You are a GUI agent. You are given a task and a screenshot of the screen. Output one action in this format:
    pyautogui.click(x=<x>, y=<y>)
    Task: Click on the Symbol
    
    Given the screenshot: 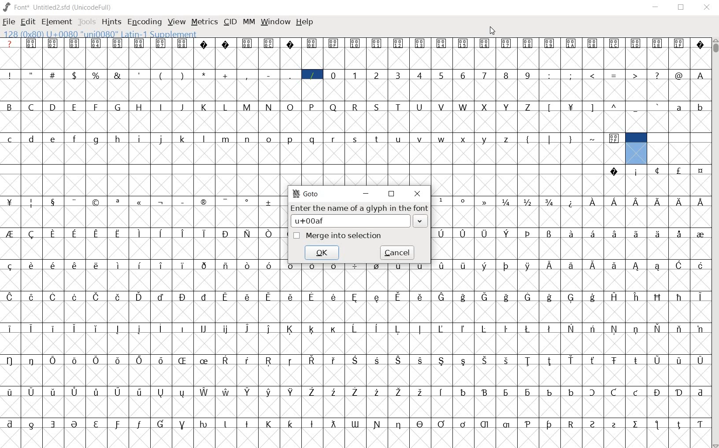 What is the action you would take?
    pyautogui.click(x=699, y=423)
    